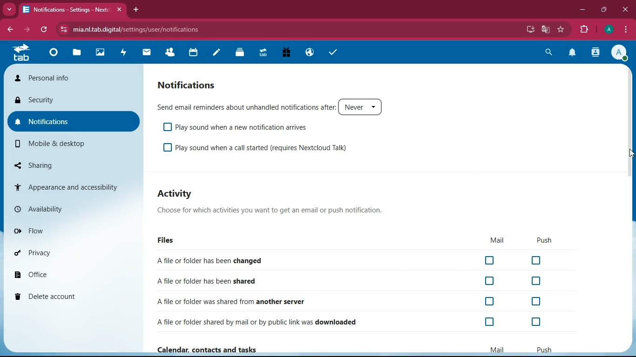 Image resolution: width=636 pixels, height=357 pixels. Describe the element at coordinates (74, 102) in the screenshot. I see `security` at that location.